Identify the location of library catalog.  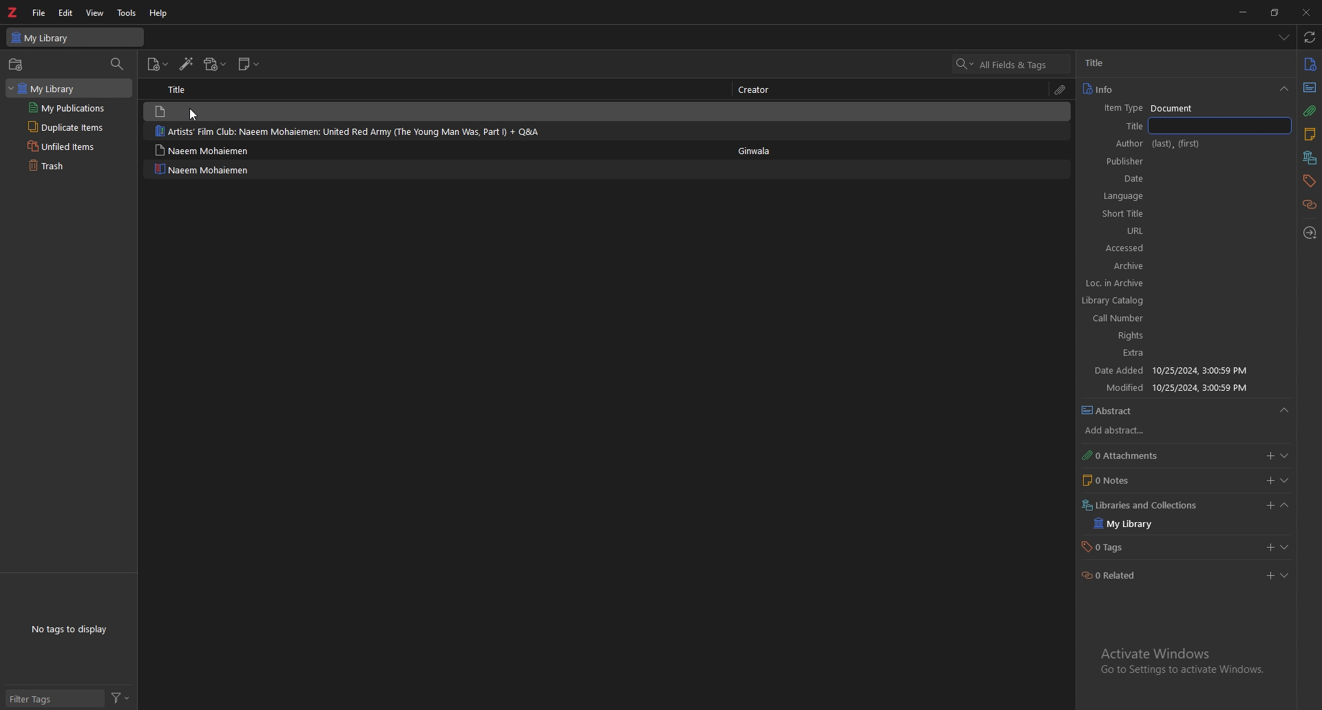
(1120, 460).